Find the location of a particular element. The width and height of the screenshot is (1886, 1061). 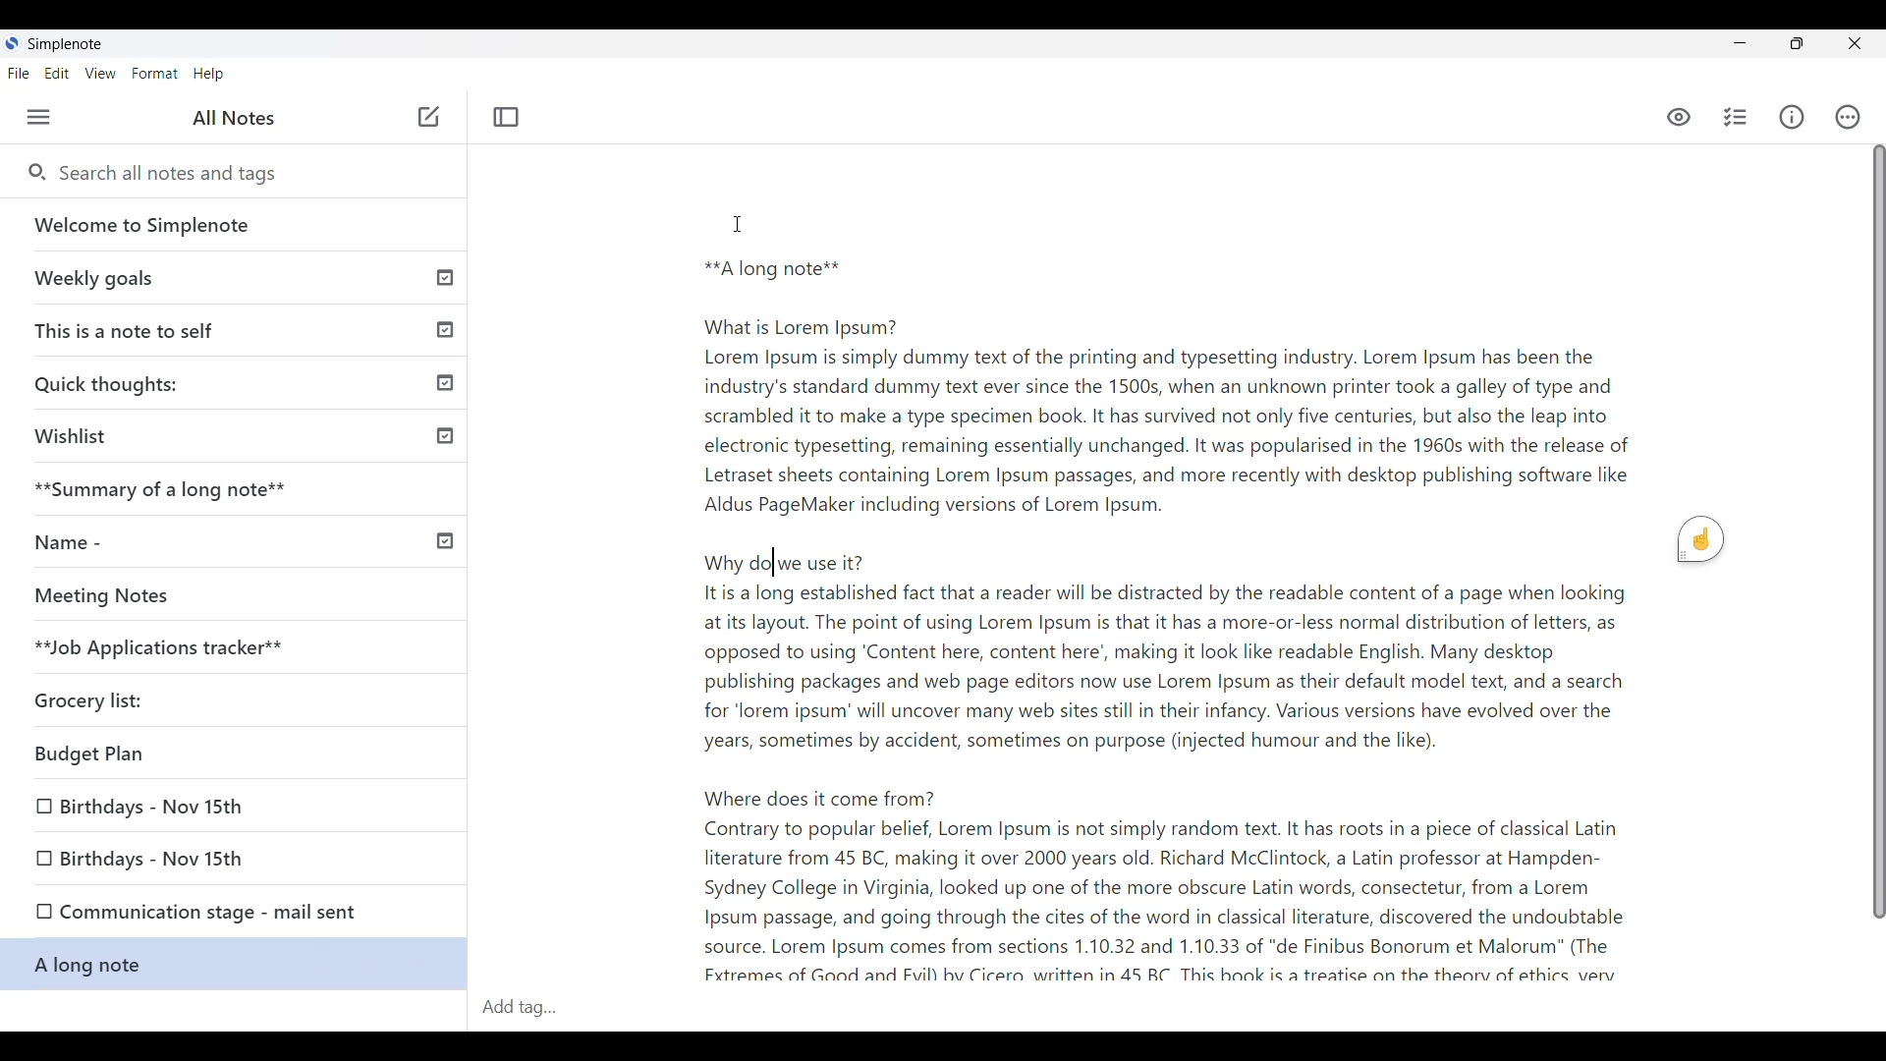

Quick thoughts: is located at coordinates (242, 382).